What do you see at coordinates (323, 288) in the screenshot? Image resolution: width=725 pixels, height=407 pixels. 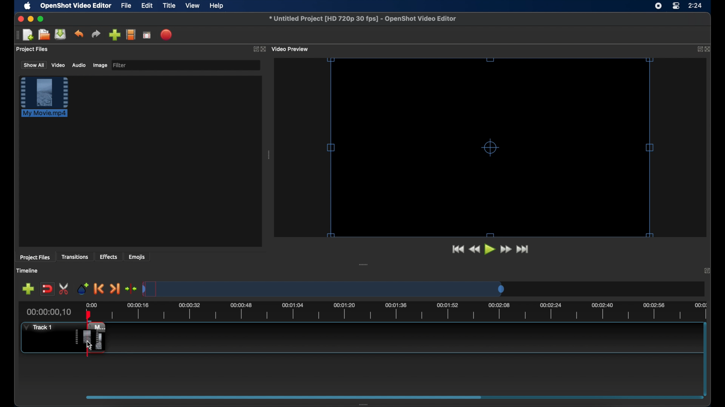 I see `timeline scale` at bounding box center [323, 288].